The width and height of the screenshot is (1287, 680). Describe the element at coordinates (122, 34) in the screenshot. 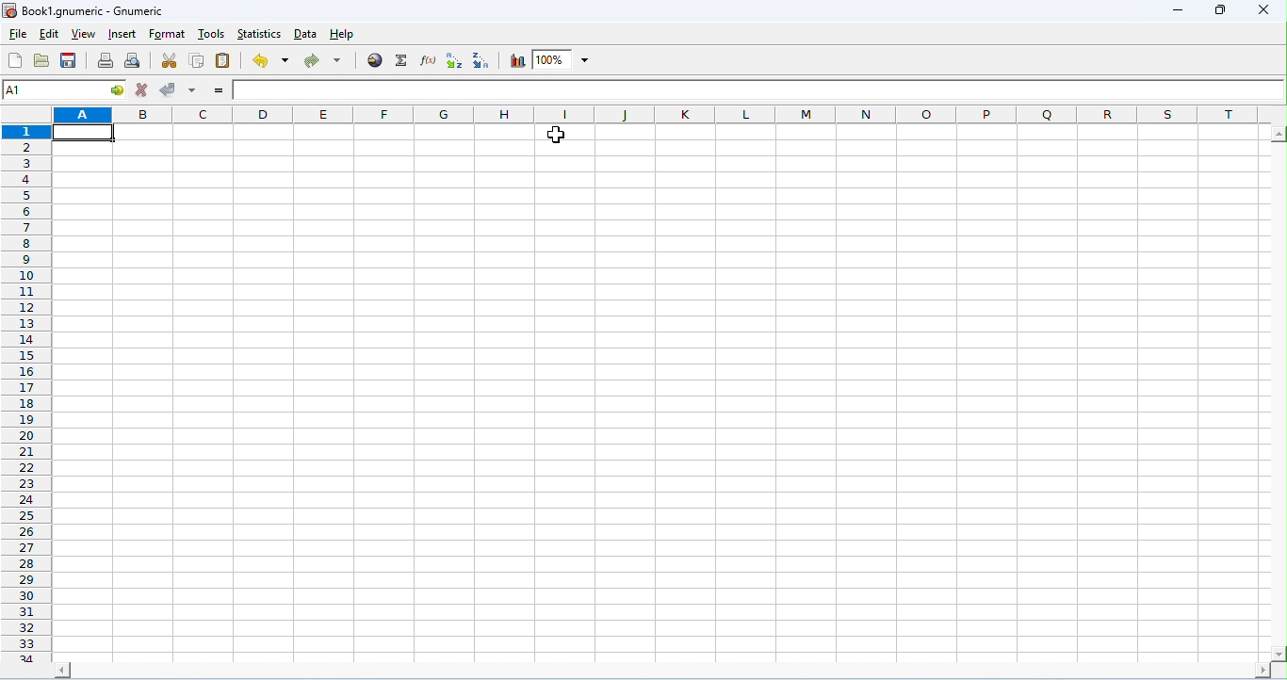

I see `insert` at that location.